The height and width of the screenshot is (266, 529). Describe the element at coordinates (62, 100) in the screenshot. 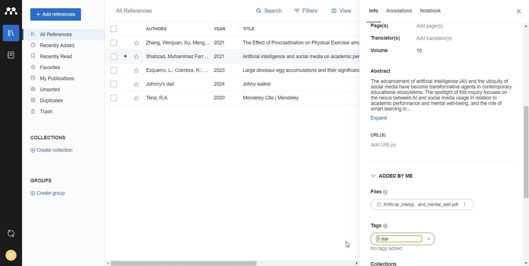

I see `Duplicates` at that location.